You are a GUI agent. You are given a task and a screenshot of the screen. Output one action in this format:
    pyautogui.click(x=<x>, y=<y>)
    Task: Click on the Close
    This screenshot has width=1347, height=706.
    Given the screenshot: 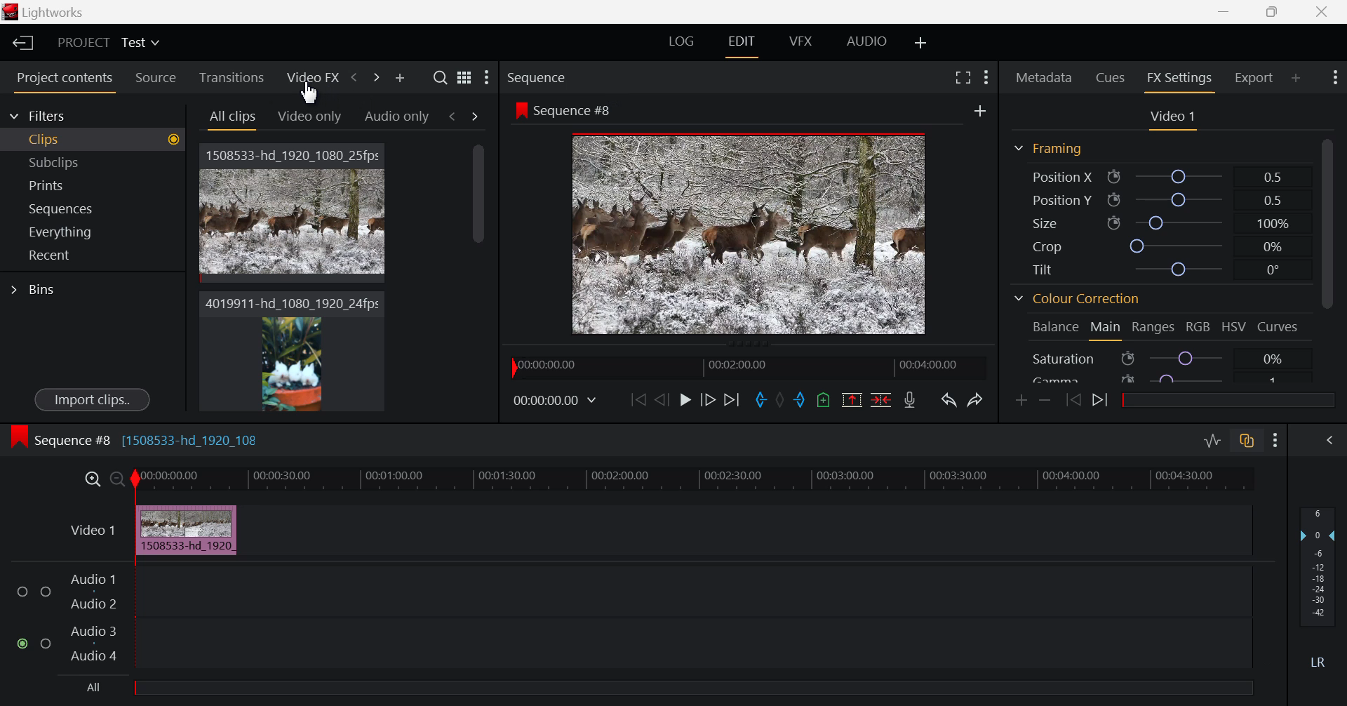 What is the action you would take?
    pyautogui.click(x=1321, y=11)
    